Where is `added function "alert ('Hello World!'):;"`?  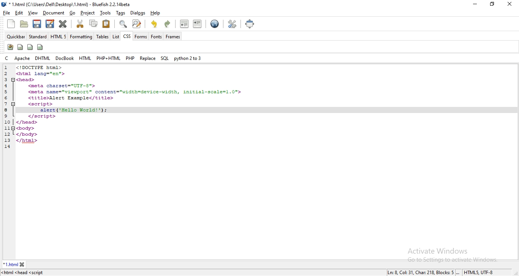 added function "alert ('Hello World!'):;" is located at coordinates (74, 110).